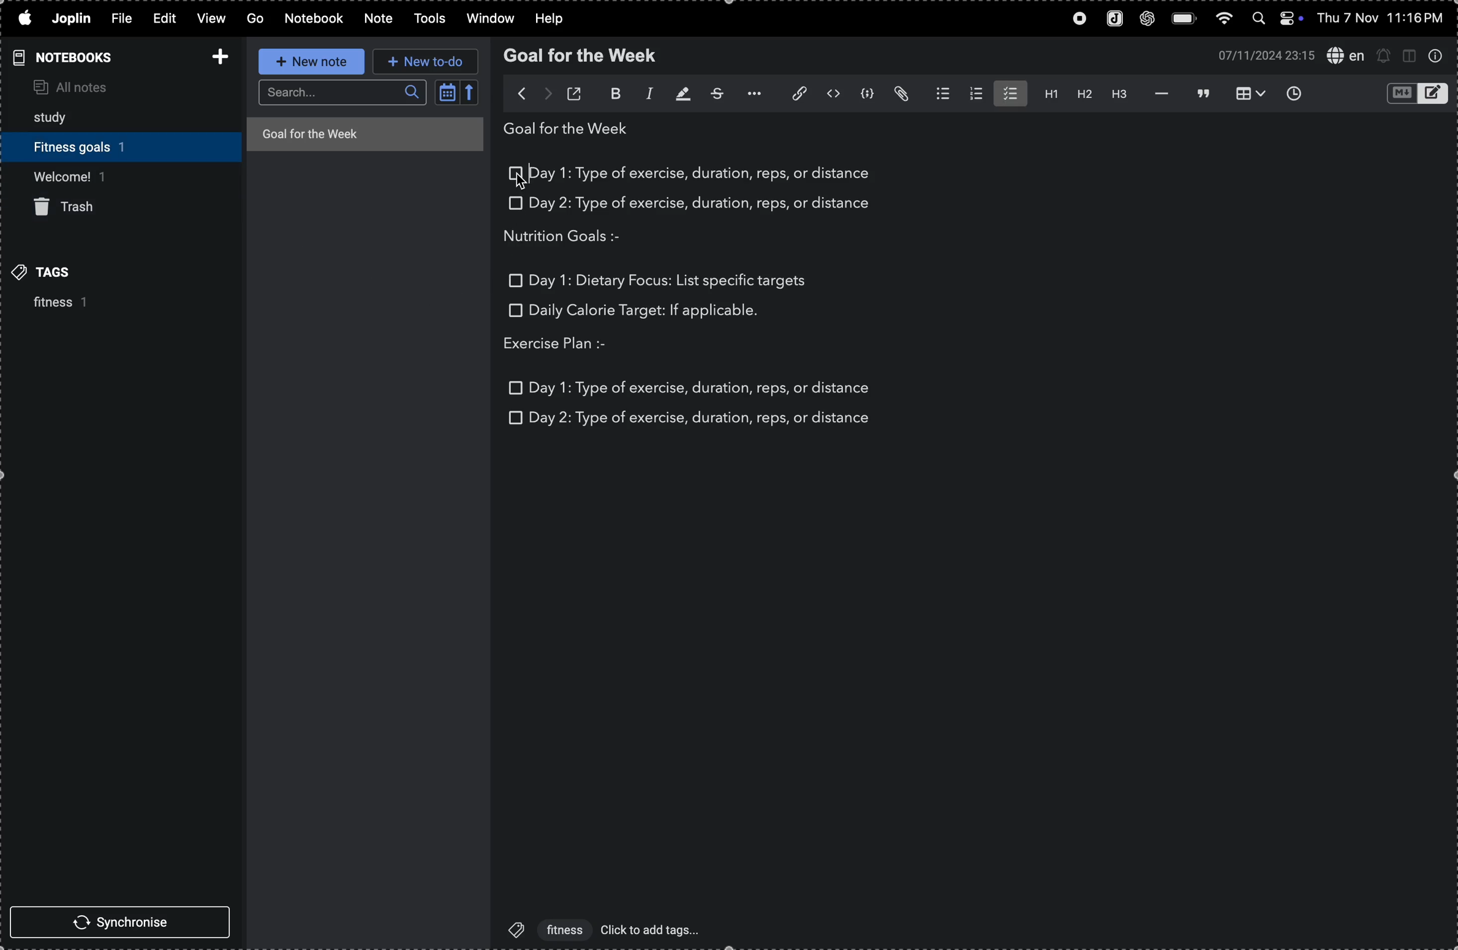 The height and width of the screenshot is (950, 1458). Describe the element at coordinates (513, 204) in the screenshot. I see `checkbox` at that location.